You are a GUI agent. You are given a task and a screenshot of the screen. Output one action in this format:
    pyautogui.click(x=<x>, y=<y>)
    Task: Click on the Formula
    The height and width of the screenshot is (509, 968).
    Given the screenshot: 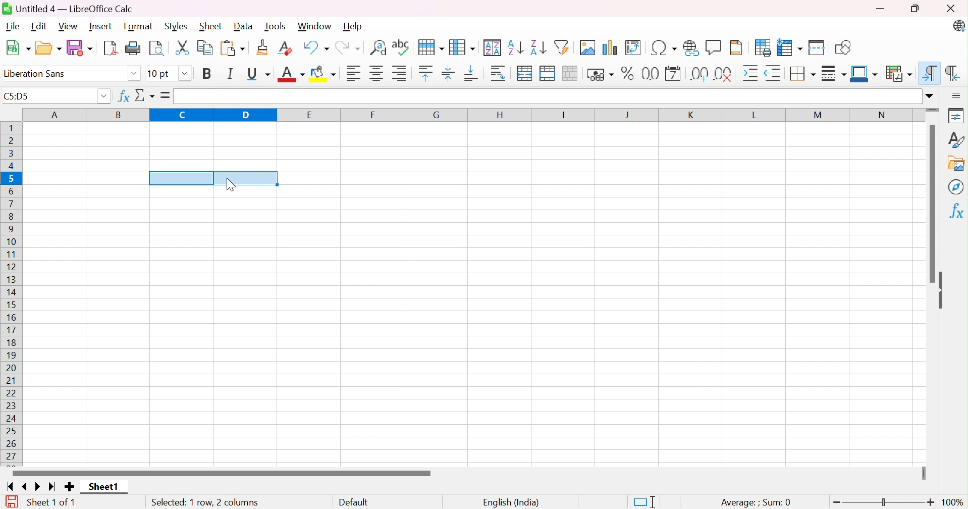 What is the action you would take?
    pyautogui.click(x=166, y=95)
    